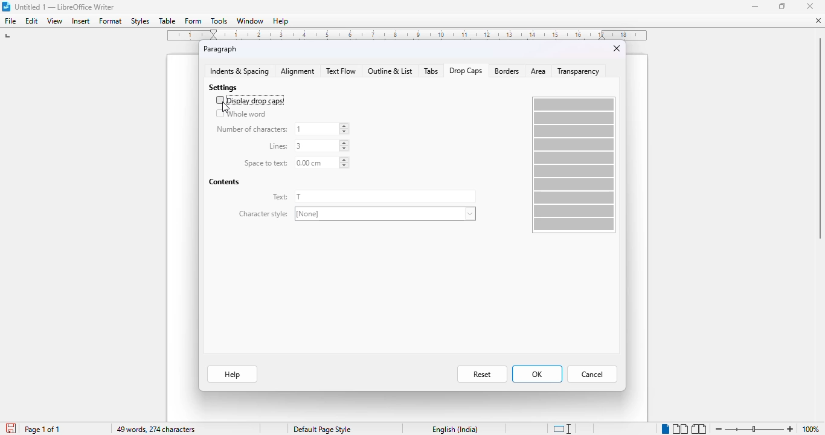  Describe the element at coordinates (281, 21) in the screenshot. I see `help` at that location.